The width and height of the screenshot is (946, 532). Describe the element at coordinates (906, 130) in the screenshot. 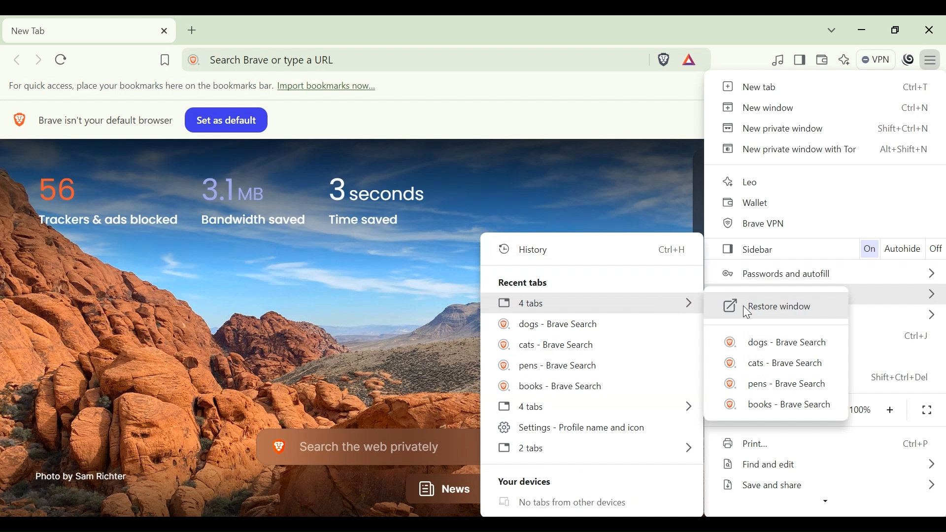

I see `Shift+Ctrl+N` at that location.